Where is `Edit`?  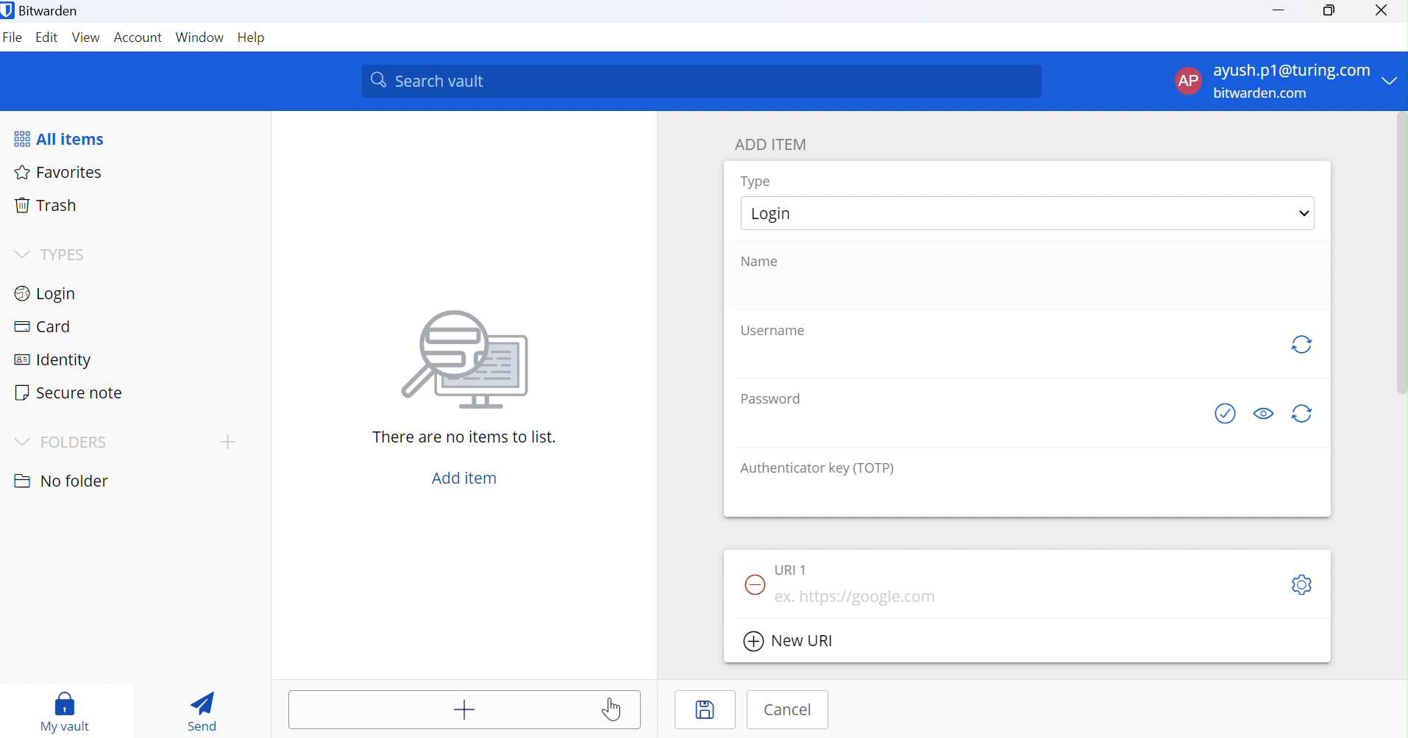 Edit is located at coordinates (49, 39).